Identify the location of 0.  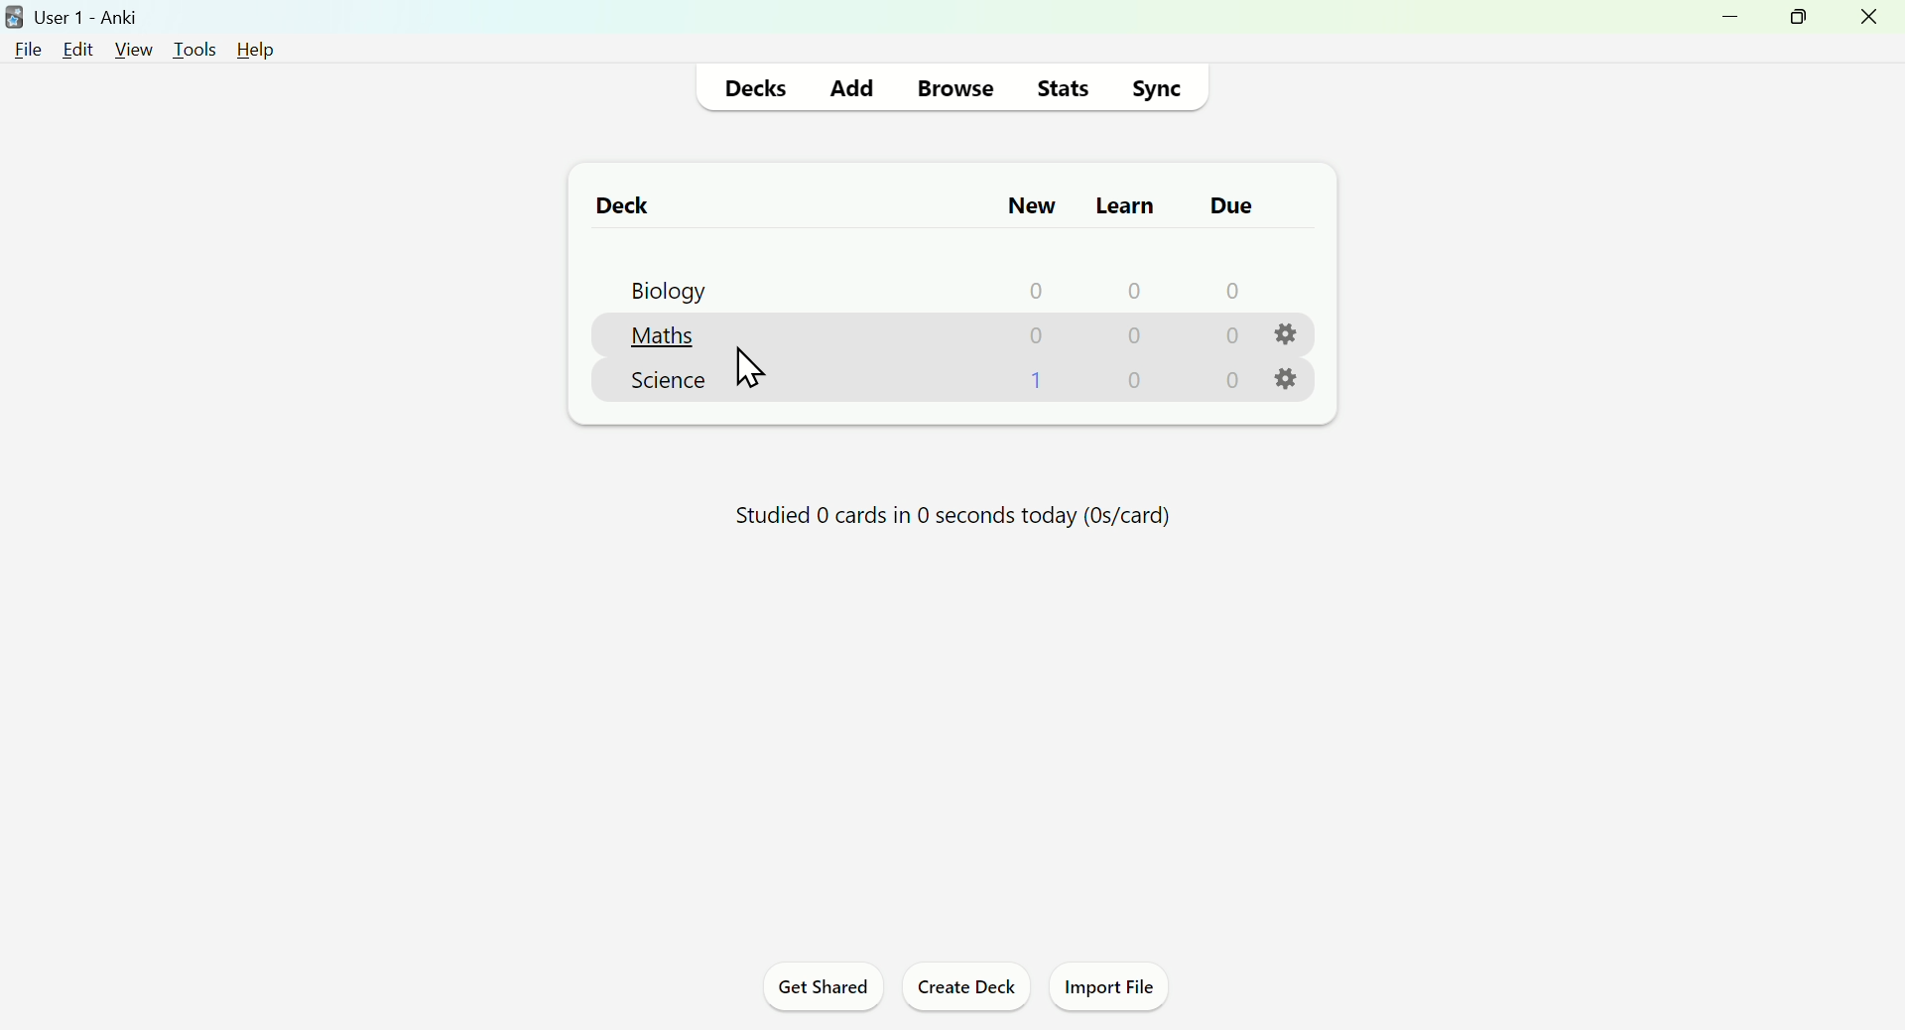
(1037, 289).